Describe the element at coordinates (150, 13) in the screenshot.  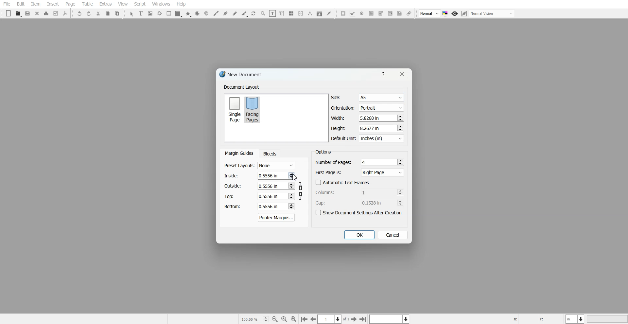
I see `Image Frame` at that location.